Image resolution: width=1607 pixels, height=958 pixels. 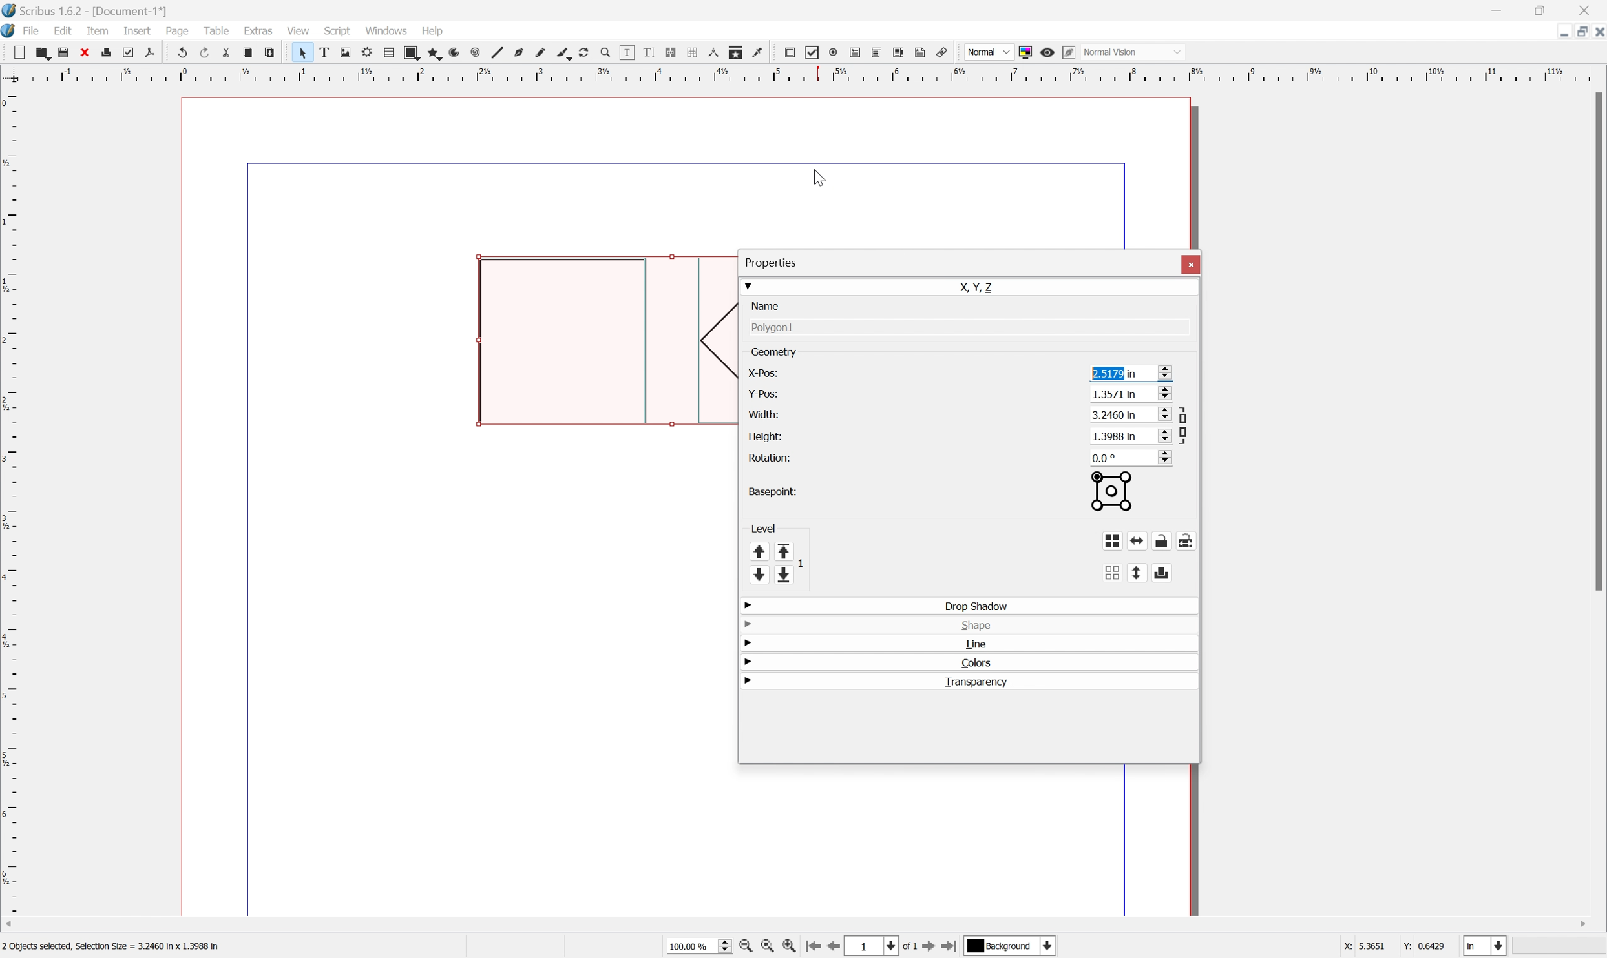 I want to click on print, so click(x=105, y=52).